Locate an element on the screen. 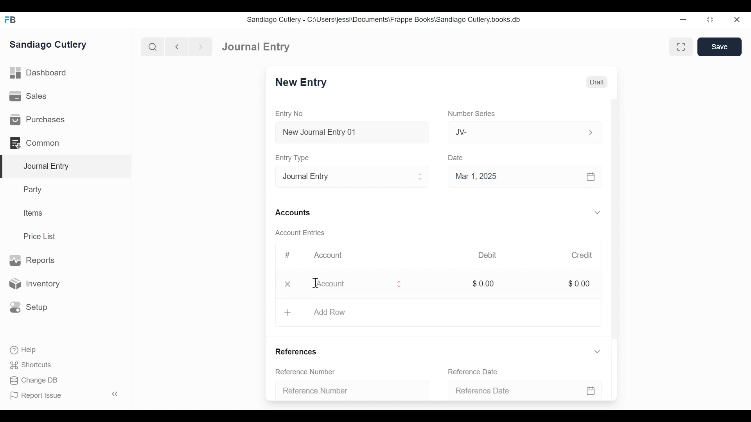  FrappeBooks logo is located at coordinates (10, 20).